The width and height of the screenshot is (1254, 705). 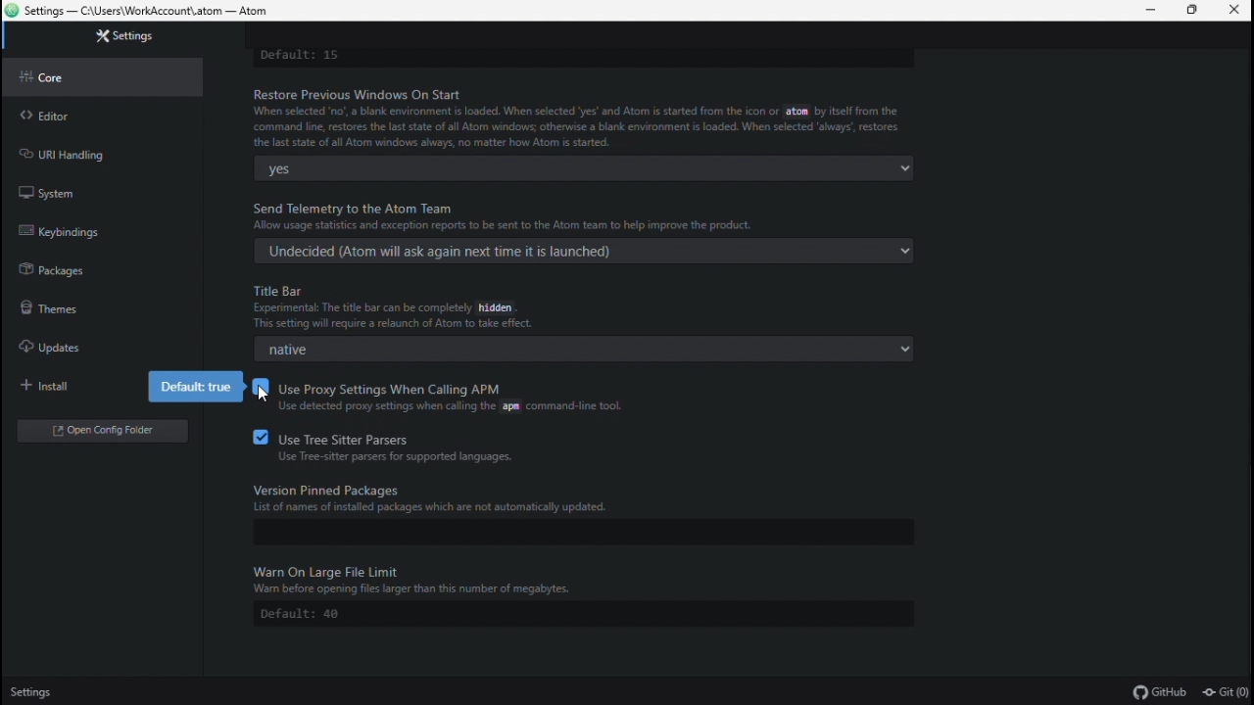 I want to click on install, so click(x=73, y=388).